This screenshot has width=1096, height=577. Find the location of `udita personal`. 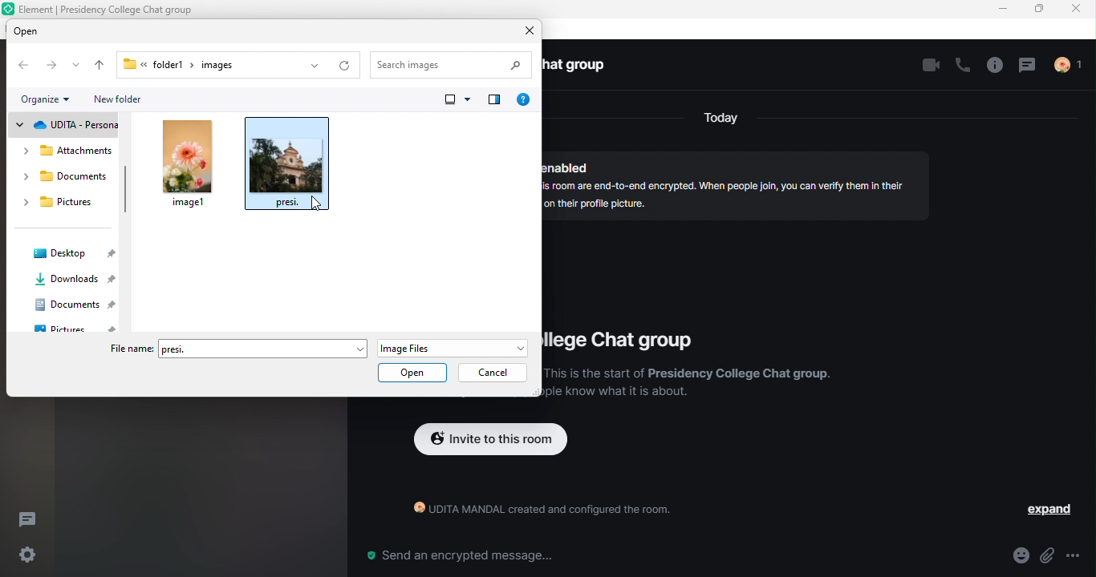

udita personal is located at coordinates (64, 126).